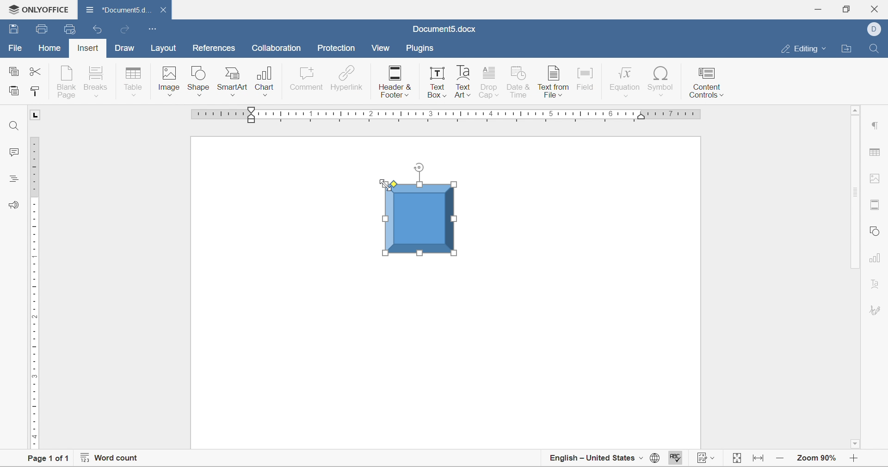 This screenshot has width=888, height=467. I want to click on find, so click(874, 48).